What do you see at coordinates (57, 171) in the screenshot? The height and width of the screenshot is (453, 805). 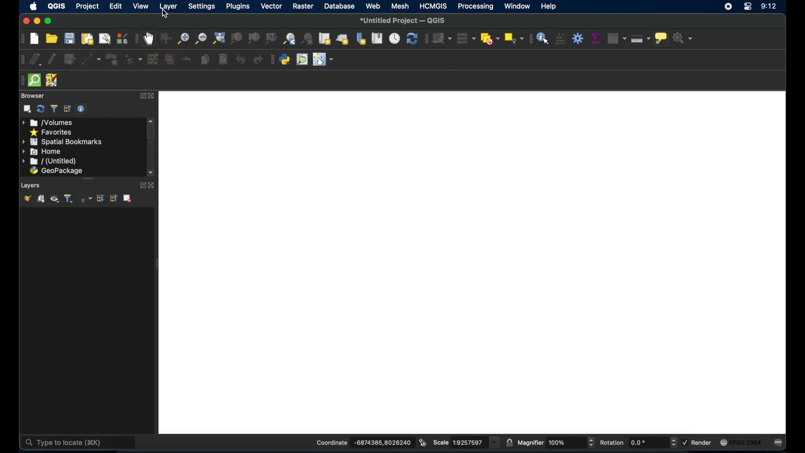 I see `geopackage` at bounding box center [57, 171].